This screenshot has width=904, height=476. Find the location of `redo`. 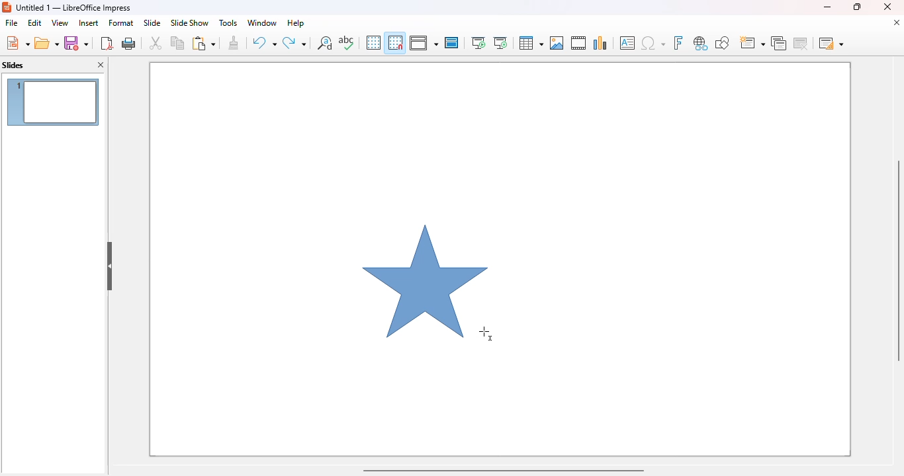

redo is located at coordinates (294, 43).